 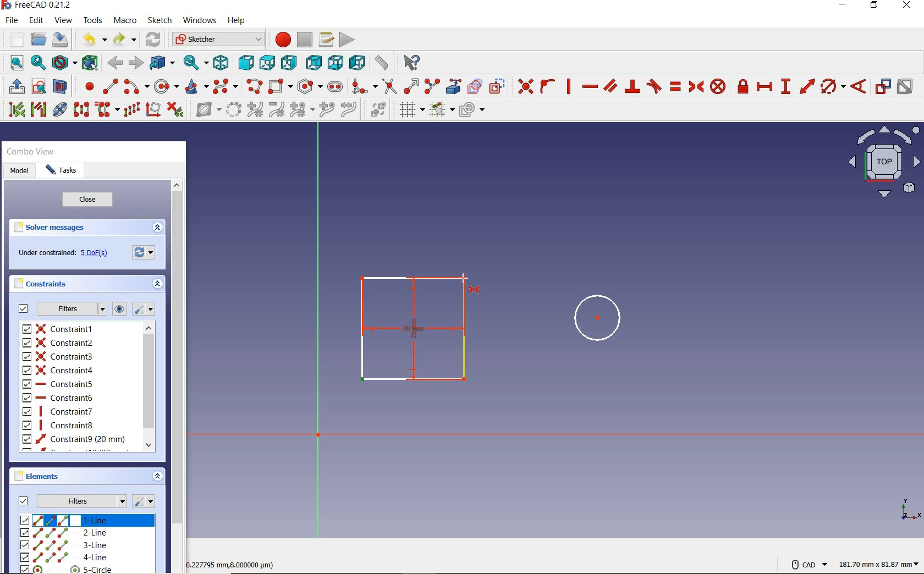 I want to click on extend edge, so click(x=411, y=85).